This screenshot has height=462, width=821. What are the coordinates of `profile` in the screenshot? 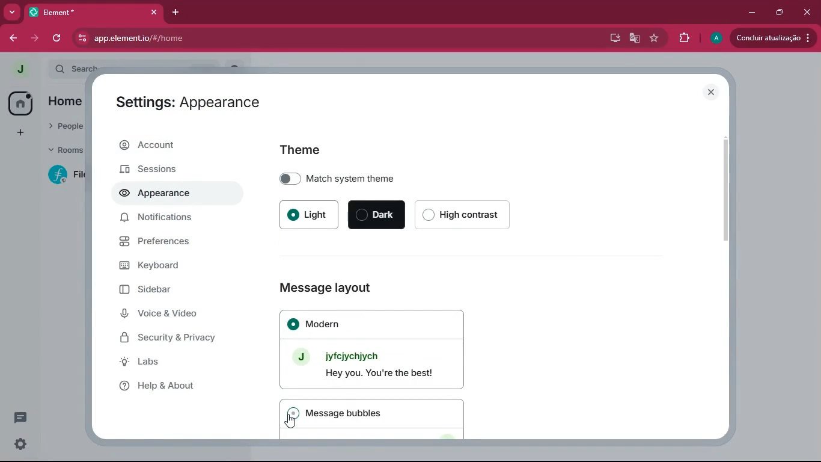 It's located at (715, 38).